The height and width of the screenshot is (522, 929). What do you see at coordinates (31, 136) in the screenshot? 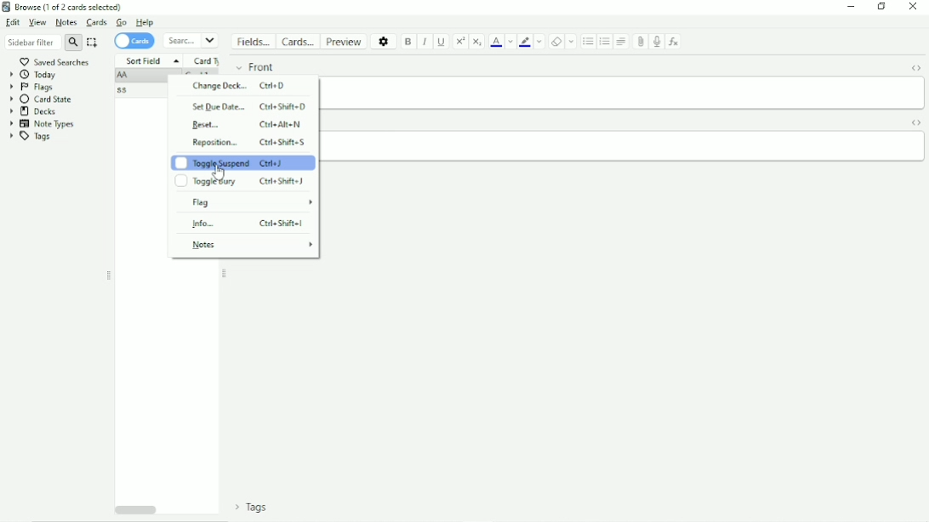
I see `Tags` at bounding box center [31, 136].